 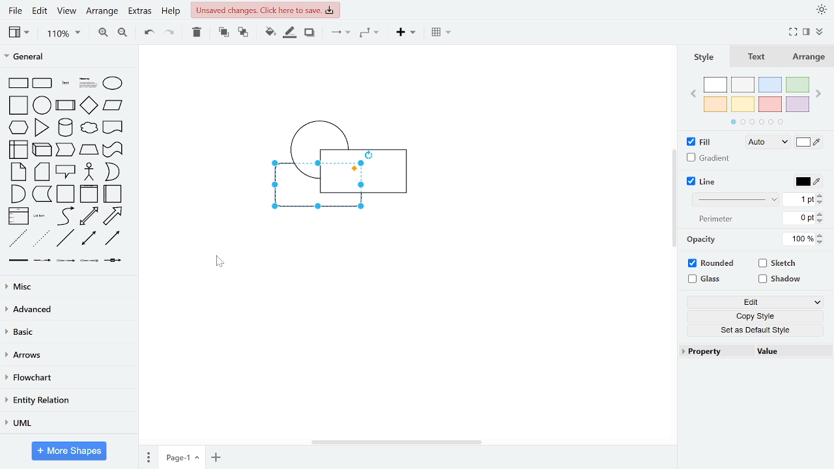 I want to click on container, so click(x=66, y=194).